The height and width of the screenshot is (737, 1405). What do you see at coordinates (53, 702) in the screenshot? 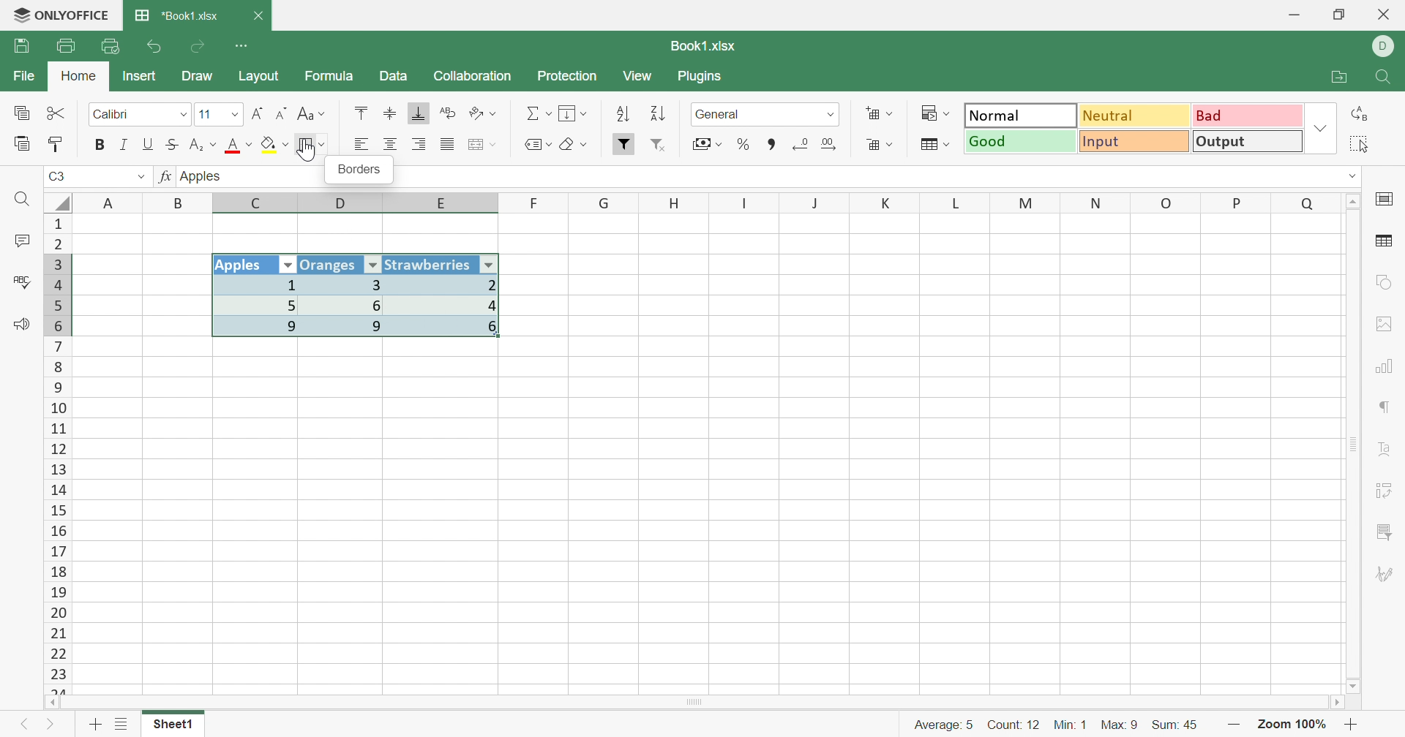
I see `Scroll left` at bounding box center [53, 702].